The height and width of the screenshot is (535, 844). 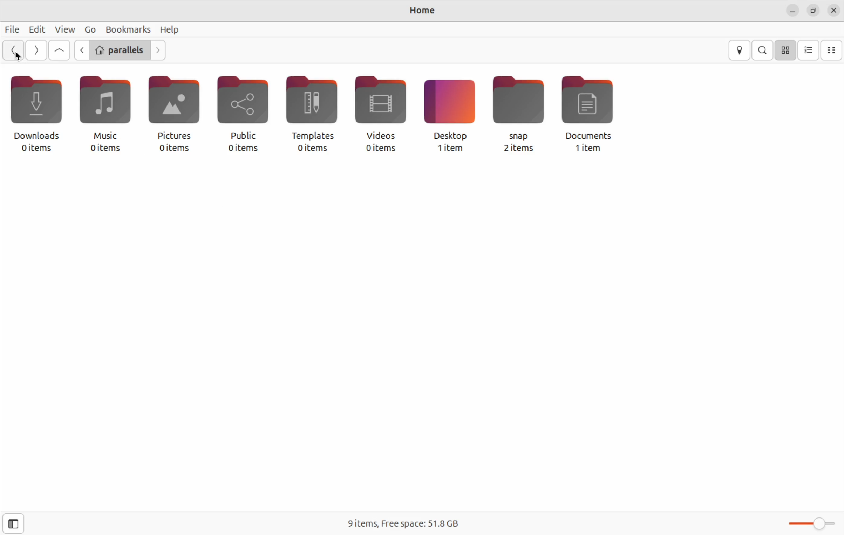 I want to click on music 0 items, so click(x=101, y=114).